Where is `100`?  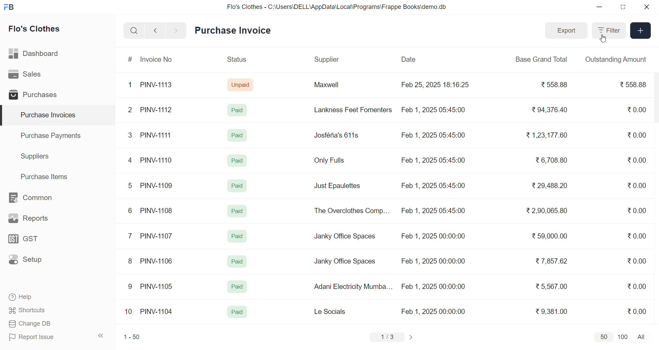
100 is located at coordinates (622, 336).